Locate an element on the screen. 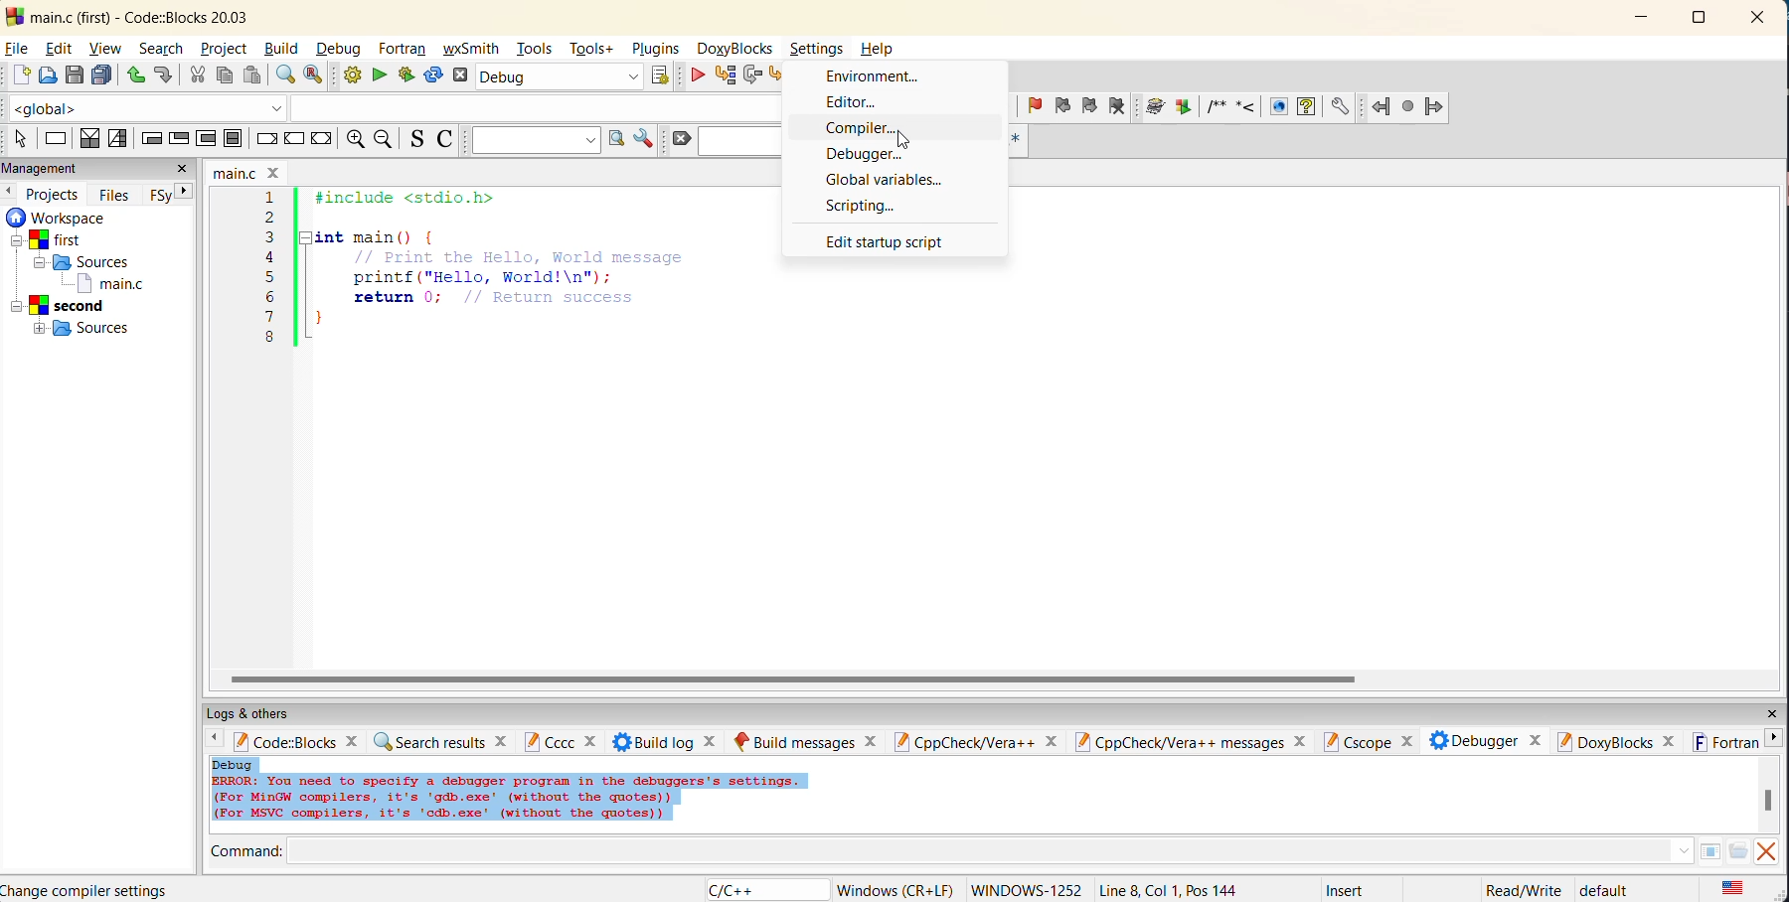 This screenshot has width=1789, height=902. HTML is located at coordinates (1274, 107).